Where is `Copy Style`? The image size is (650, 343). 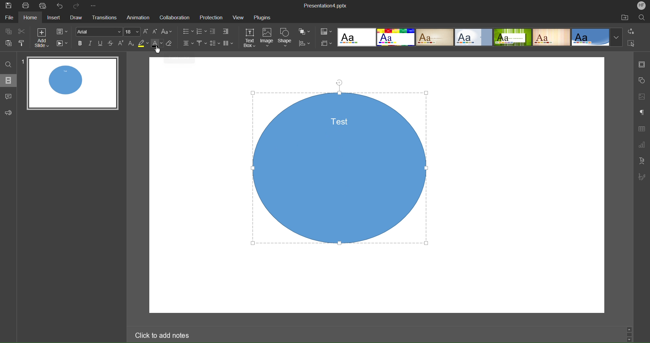 Copy Style is located at coordinates (22, 44).